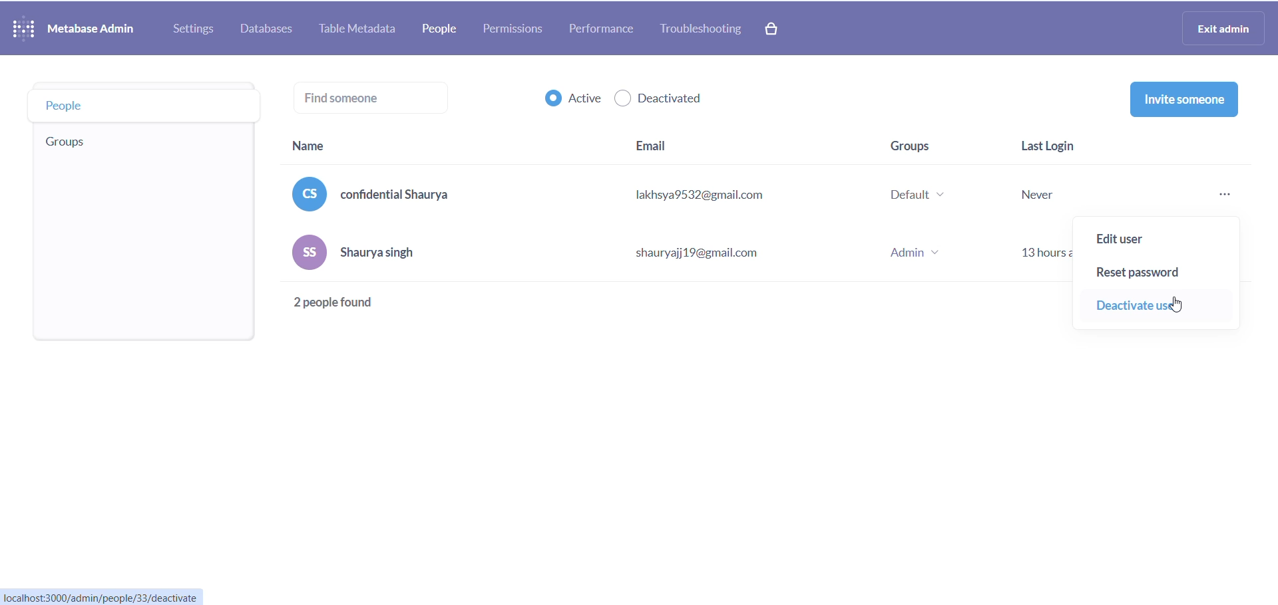 Image resolution: width=1278 pixels, height=605 pixels. What do you see at coordinates (122, 110) in the screenshot?
I see `people` at bounding box center [122, 110].